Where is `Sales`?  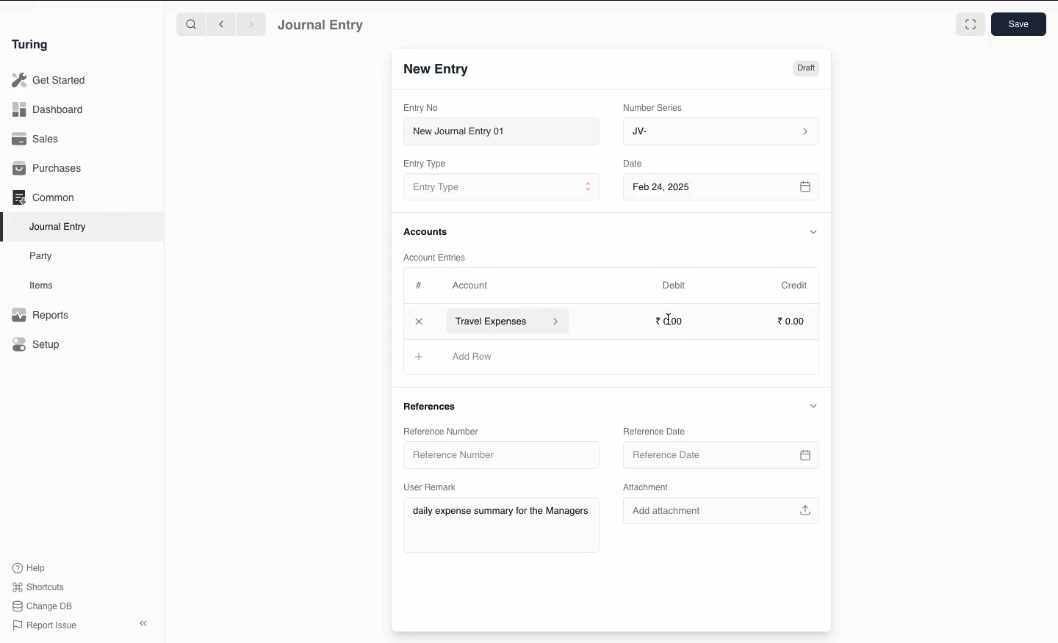
Sales is located at coordinates (37, 139).